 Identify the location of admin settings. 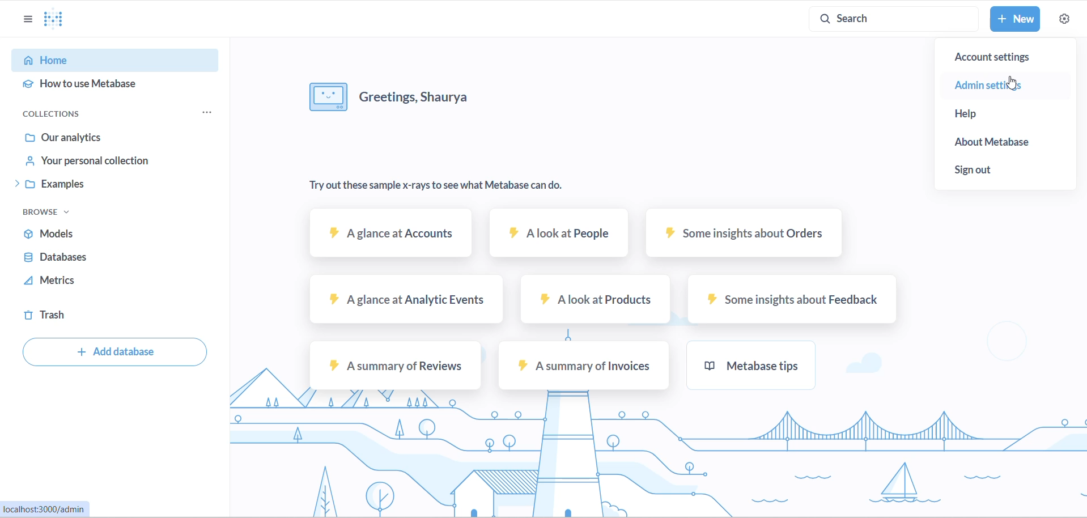
(1002, 84).